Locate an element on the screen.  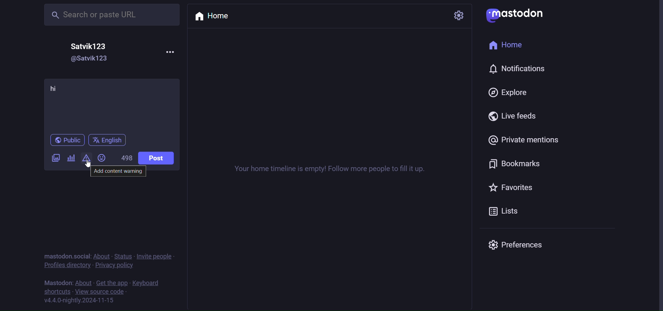
perfect directory is located at coordinates (66, 266).